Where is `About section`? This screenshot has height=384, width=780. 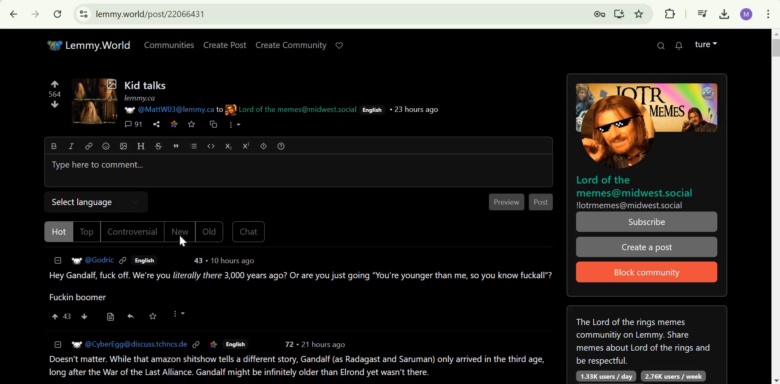
About section is located at coordinates (644, 339).